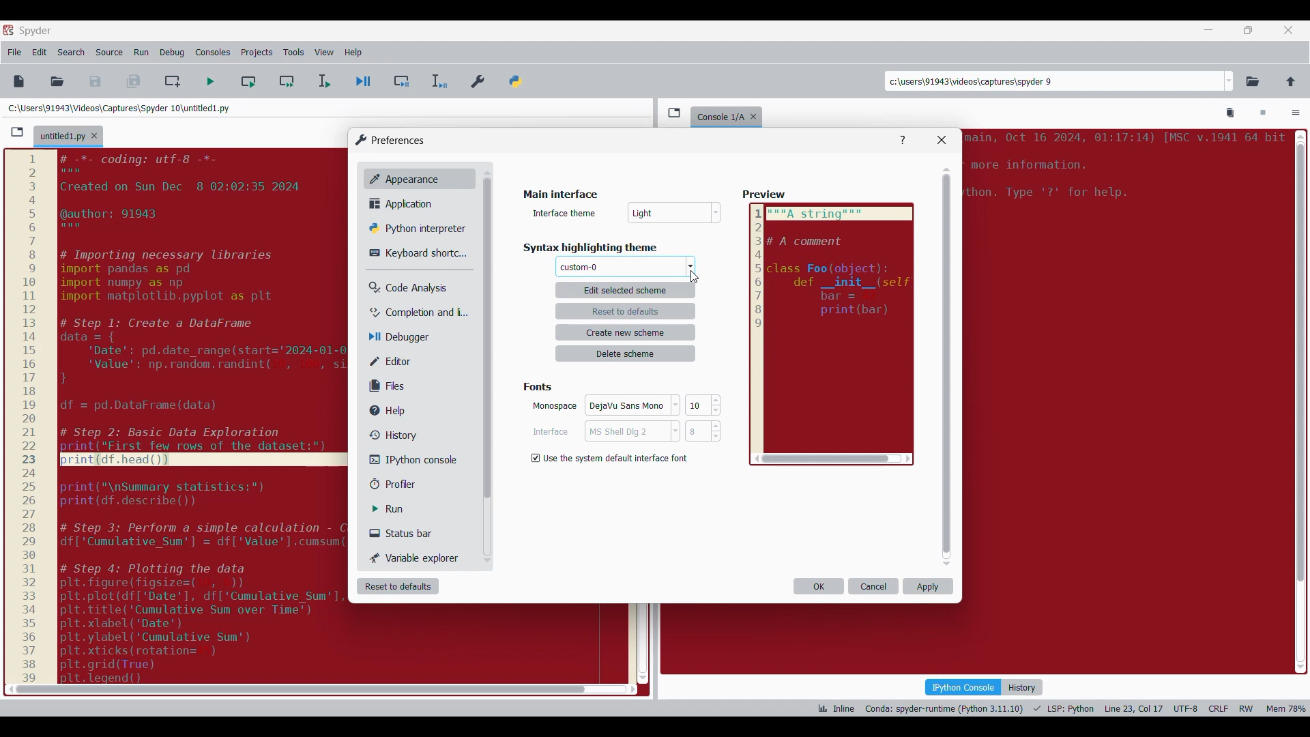 The image size is (1310, 737). What do you see at coordinates (1296, 114) in the screenshot?
I see `Options` at bounding box center [1296, 114].